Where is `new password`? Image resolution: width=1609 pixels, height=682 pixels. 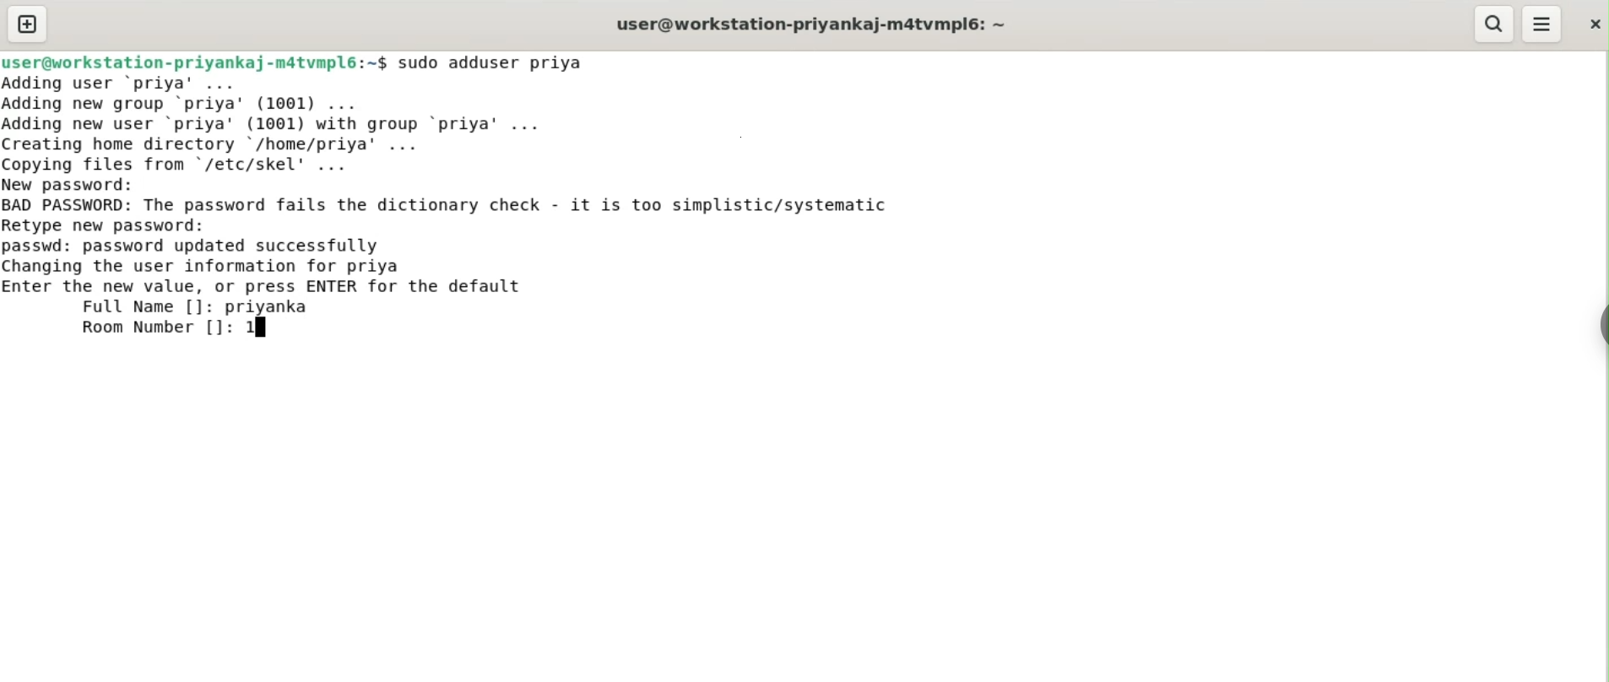 new password is located at coordinates (81, 184).